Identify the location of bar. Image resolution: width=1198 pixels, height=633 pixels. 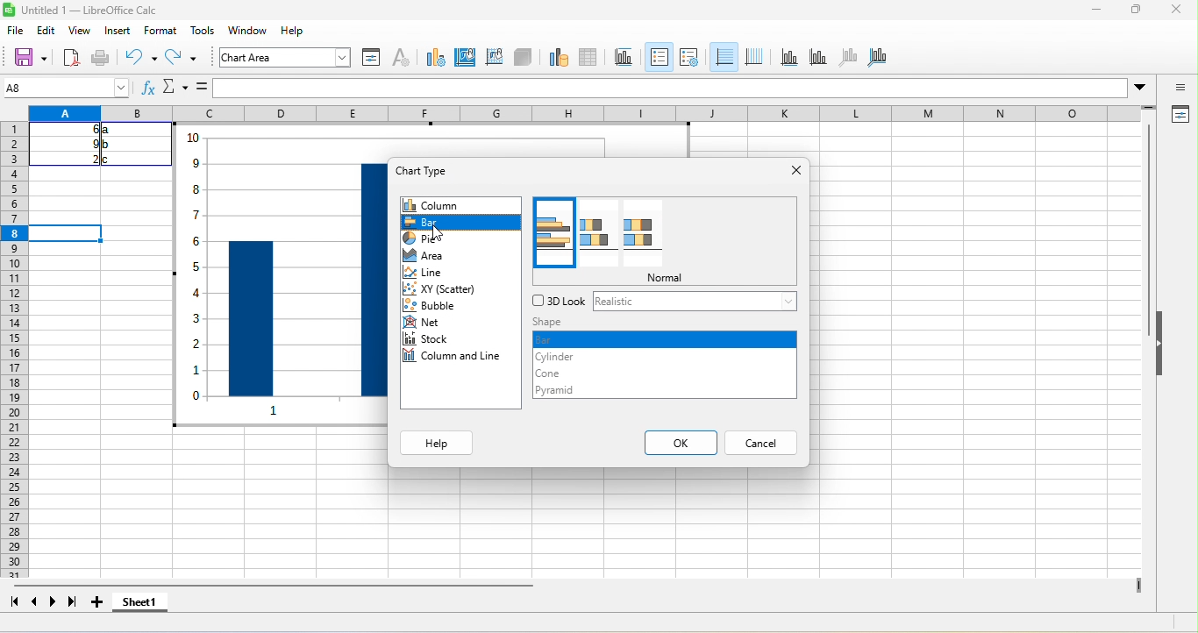
(663, 340).